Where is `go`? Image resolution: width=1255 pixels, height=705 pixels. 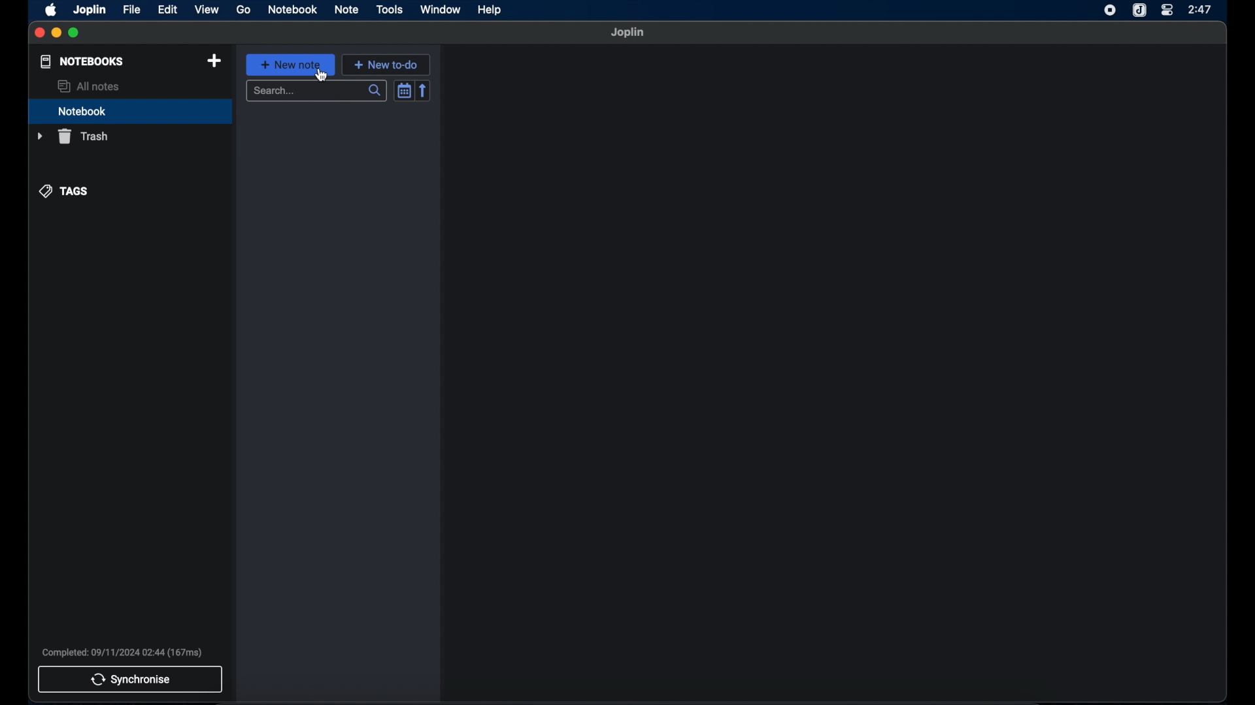
go is located at coordinates (244, 10).